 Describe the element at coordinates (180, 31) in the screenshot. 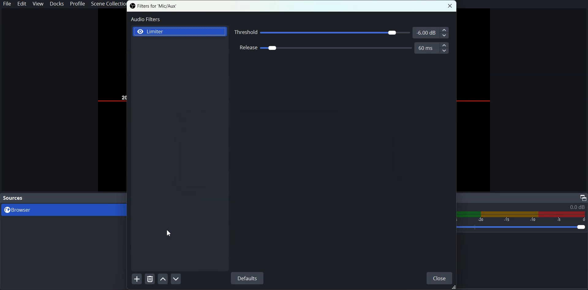

I see `Limiter` at that location.